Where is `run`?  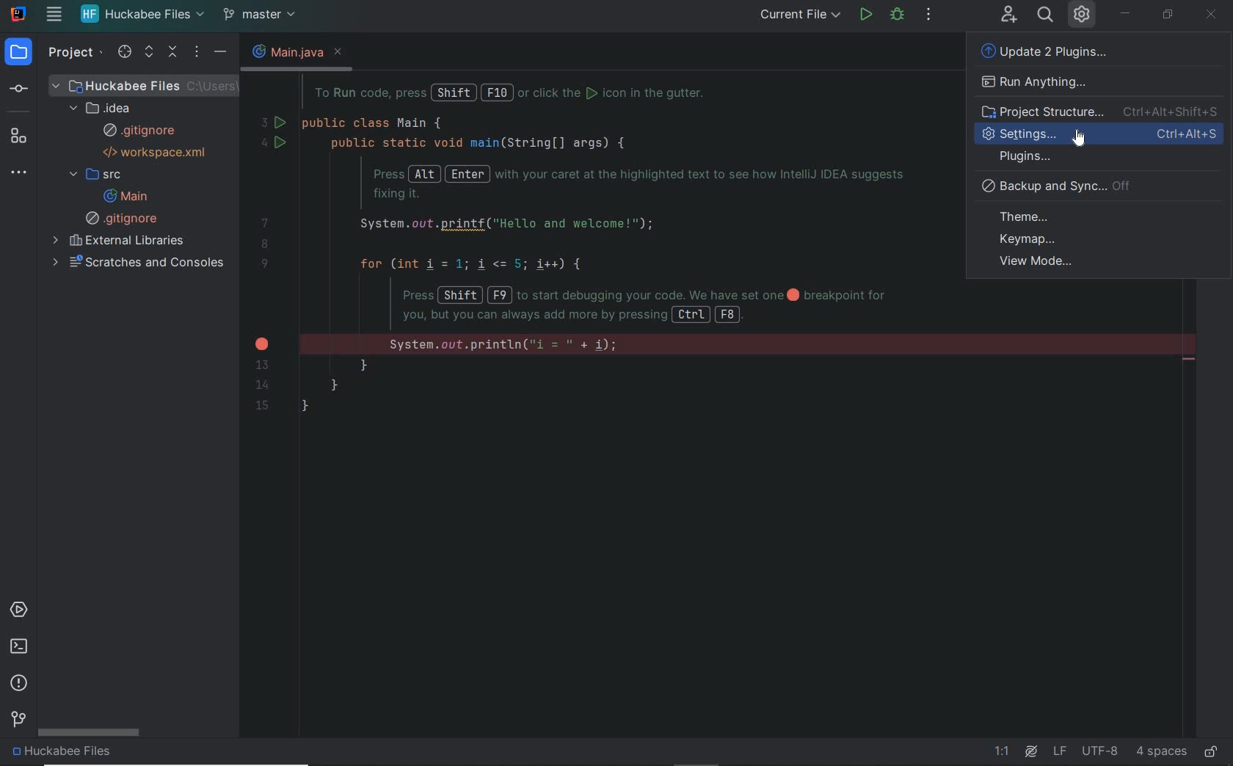 run is located at coordinates (865, 16).